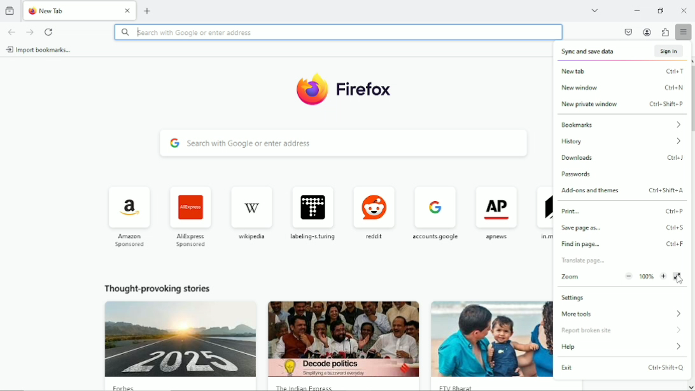  Describe the element at coordinates (129, 387) in the screenshot. I see `forbes` at that location.